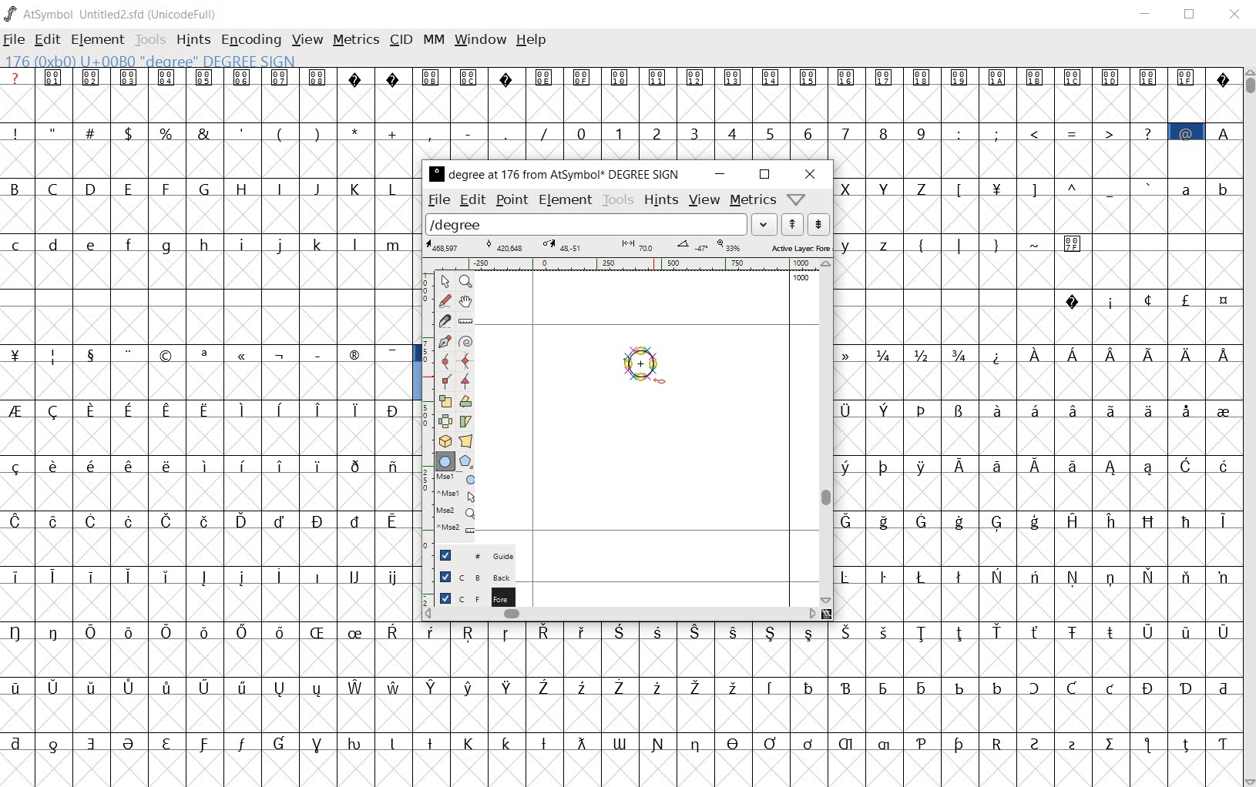 The width and height of the screenshot is (1256, 787). What do you see at coordinates (1036, 215) in the screenshot?
I see `empty glyph slots` at bounding box center [1036, 215].